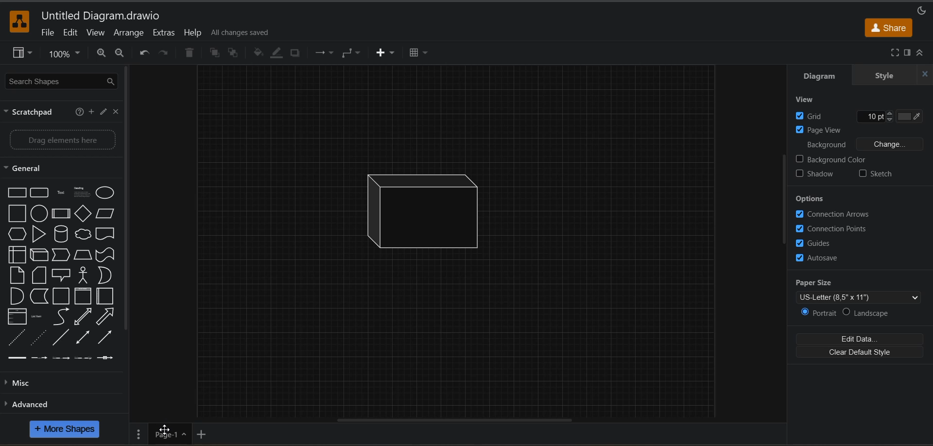  Describe the element at coordinates (921, 11) in the screenshot. I see `appearance` at that location.